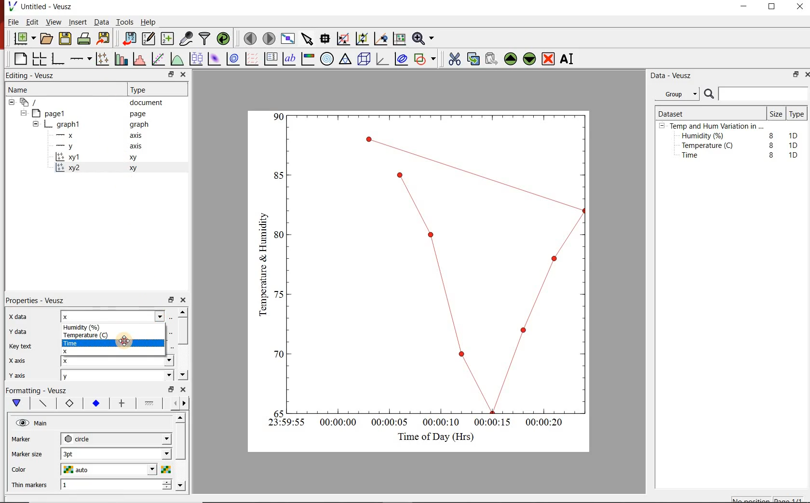  What do you see at coordinates (81, 58) in the screenshot?
I see `add an axis to a plot` at bounding box center [81, 58].